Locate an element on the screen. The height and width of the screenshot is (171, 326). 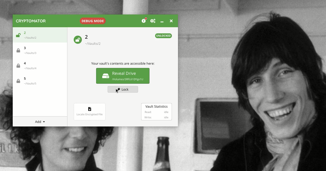
Unlocked is located at coordinates (77, 39).